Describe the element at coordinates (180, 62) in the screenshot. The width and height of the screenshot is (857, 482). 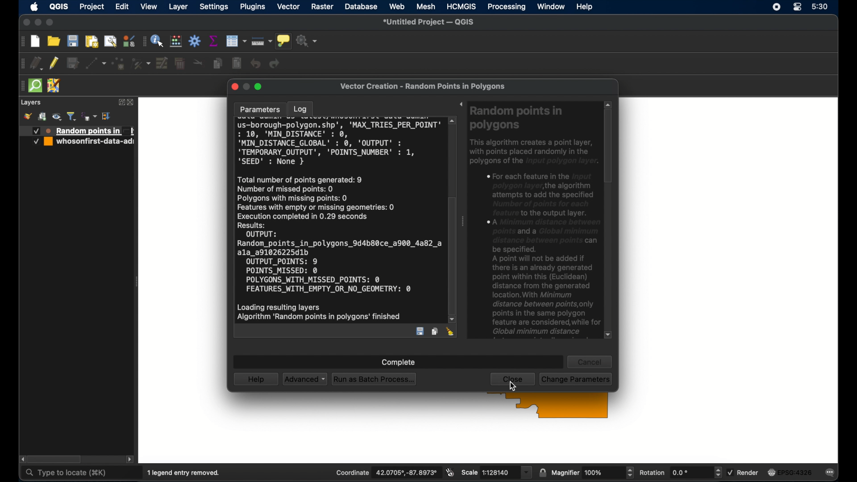
I see `delete selected` at that location.